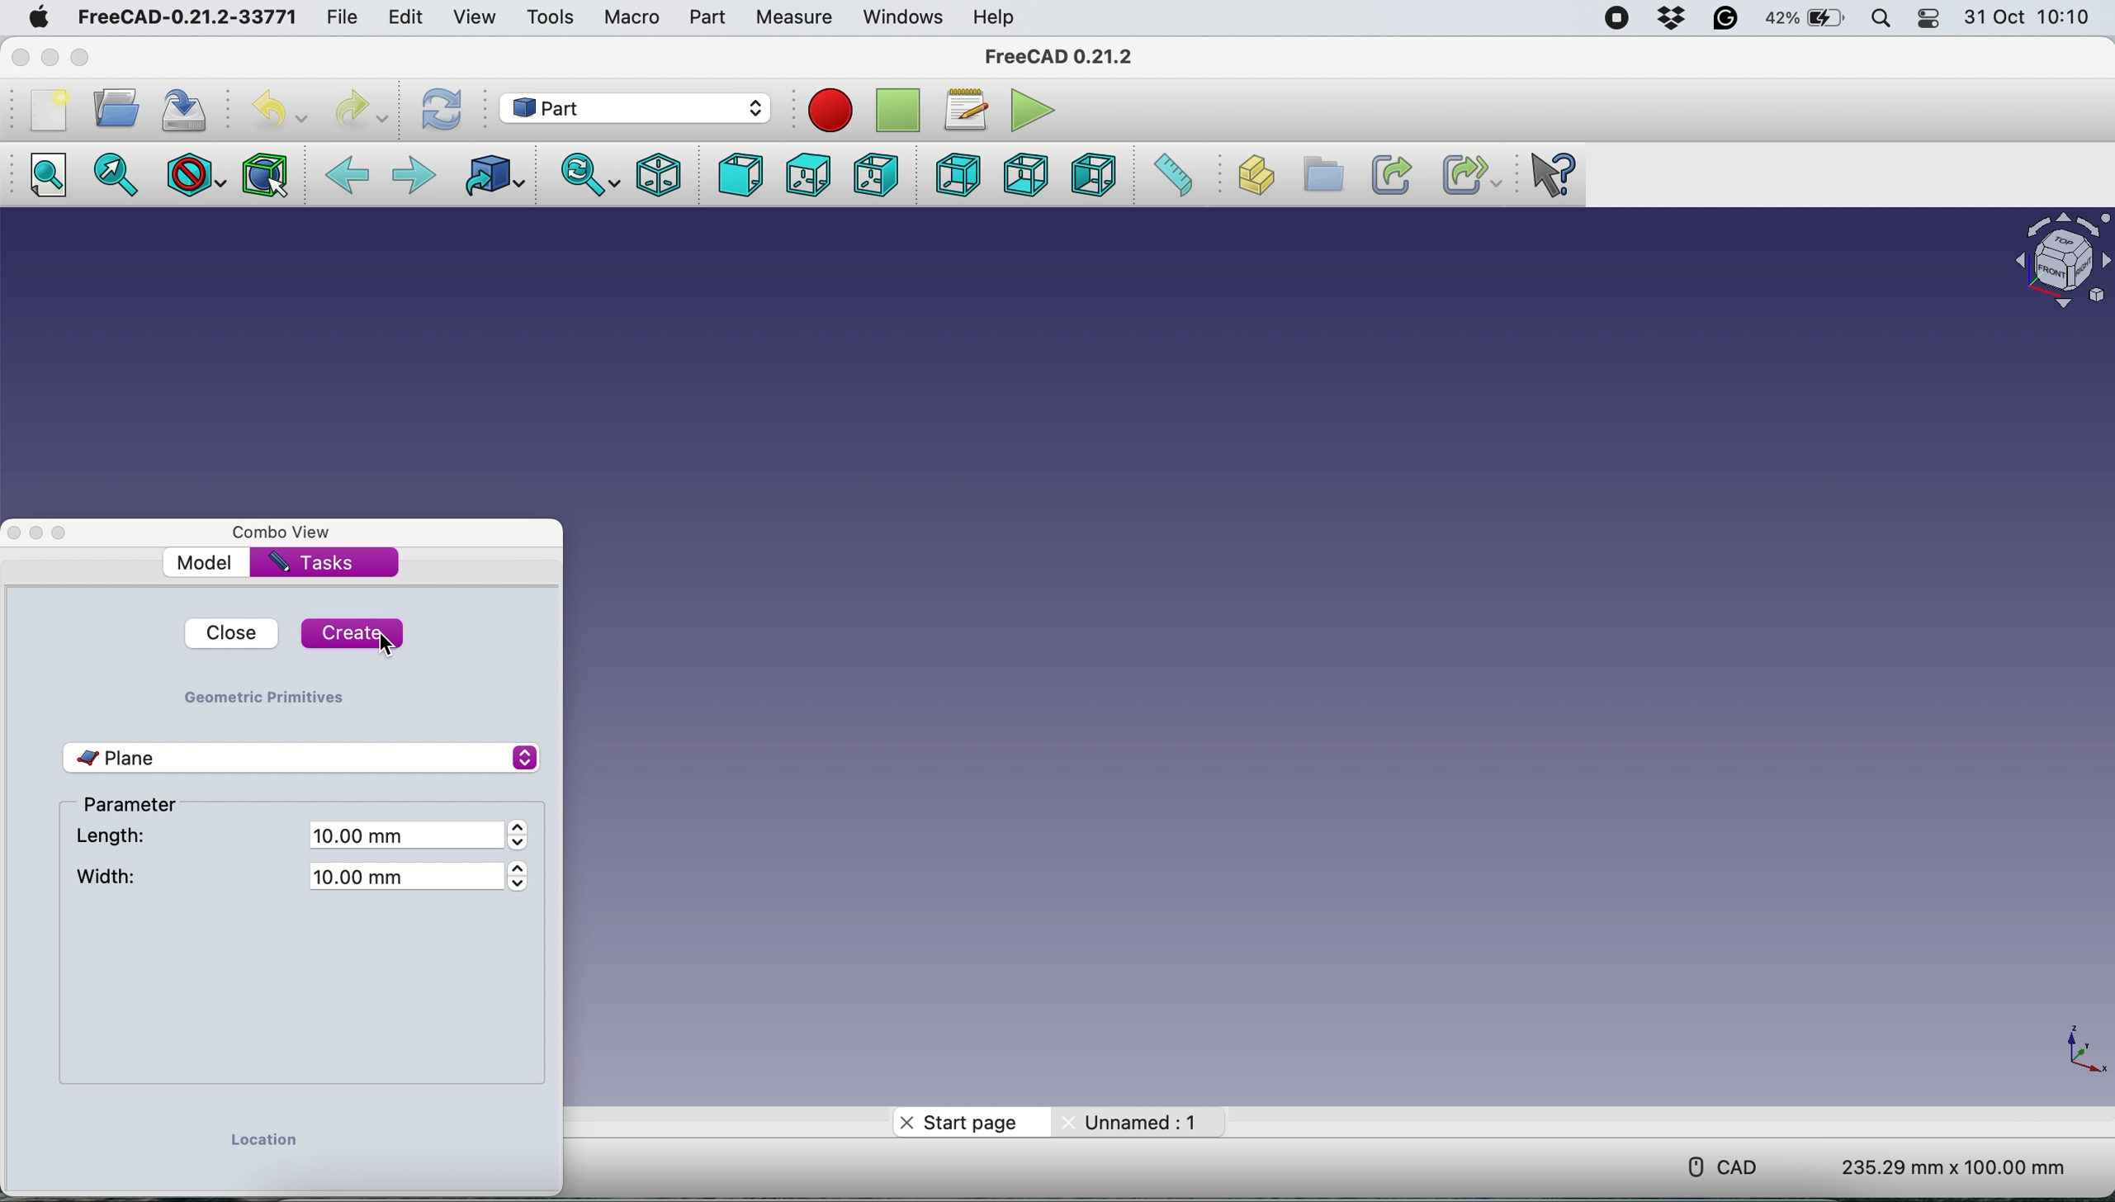  What do you see at coordinates (140, 807) in the screenshot?
I see `parameter` at bounding box center [140, 807].